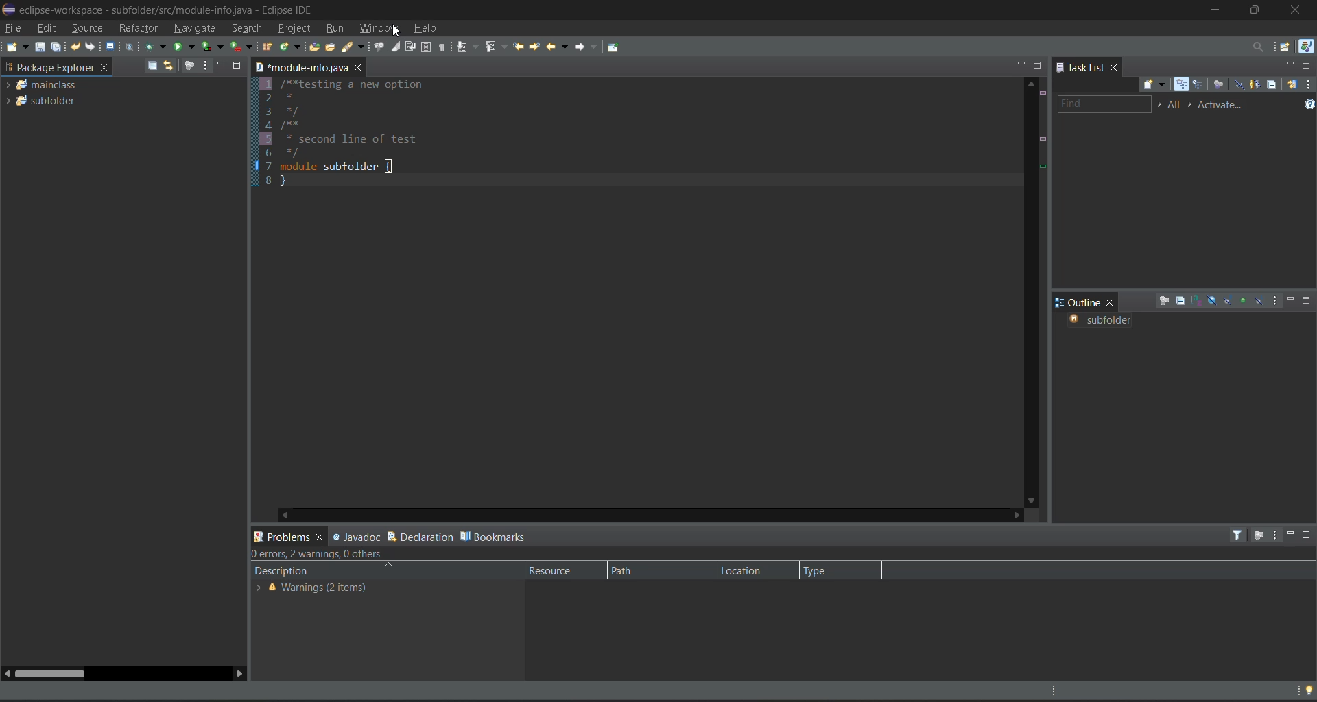 The image size is (1317, 702). I want to click on problems, so click(288, 535).